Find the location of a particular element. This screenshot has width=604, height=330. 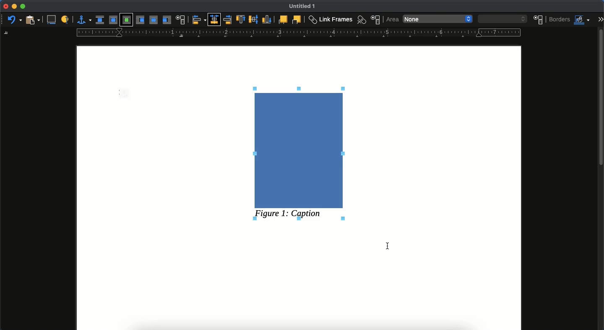

anchor for object is located at coordinates (83, 20).